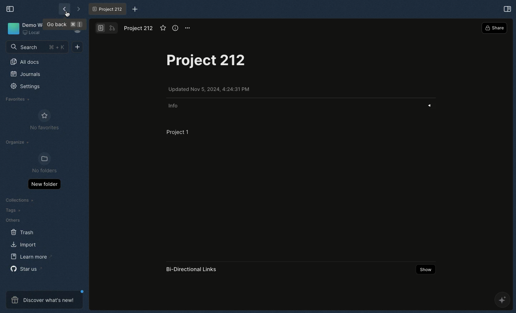  Describe the element at coordinates (22, 244) in the screenshot. I see `Import` at that location.